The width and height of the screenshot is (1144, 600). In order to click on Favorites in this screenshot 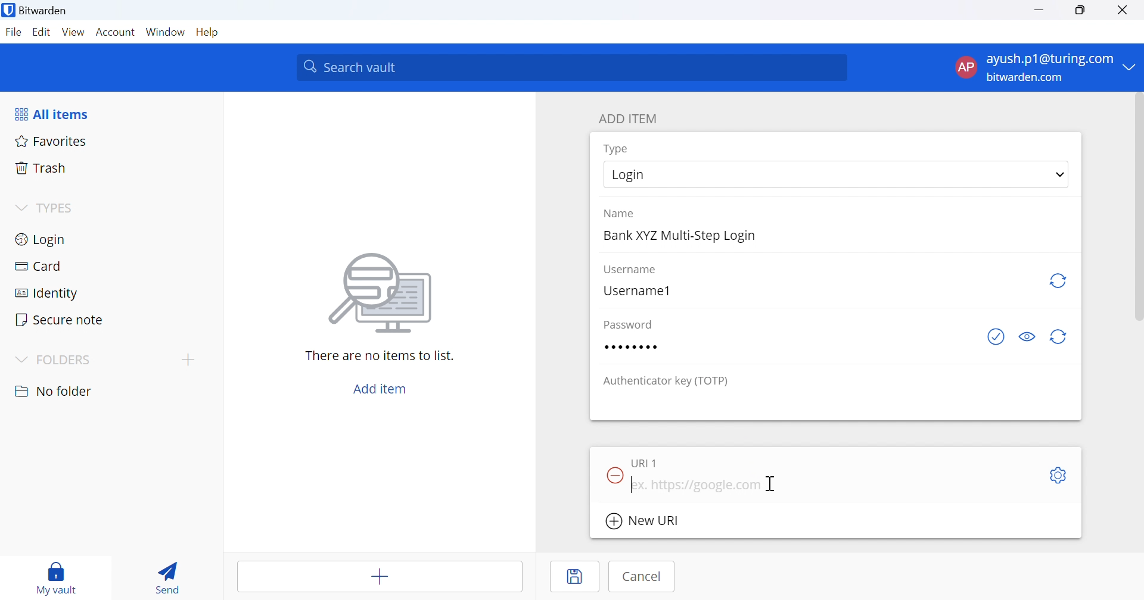, I will do `click(51, 140)`.